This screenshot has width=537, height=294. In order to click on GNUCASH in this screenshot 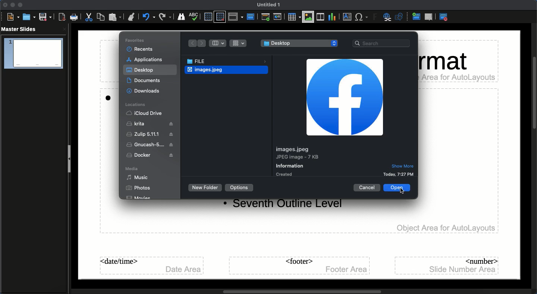, I will do `click(150, 145)`.